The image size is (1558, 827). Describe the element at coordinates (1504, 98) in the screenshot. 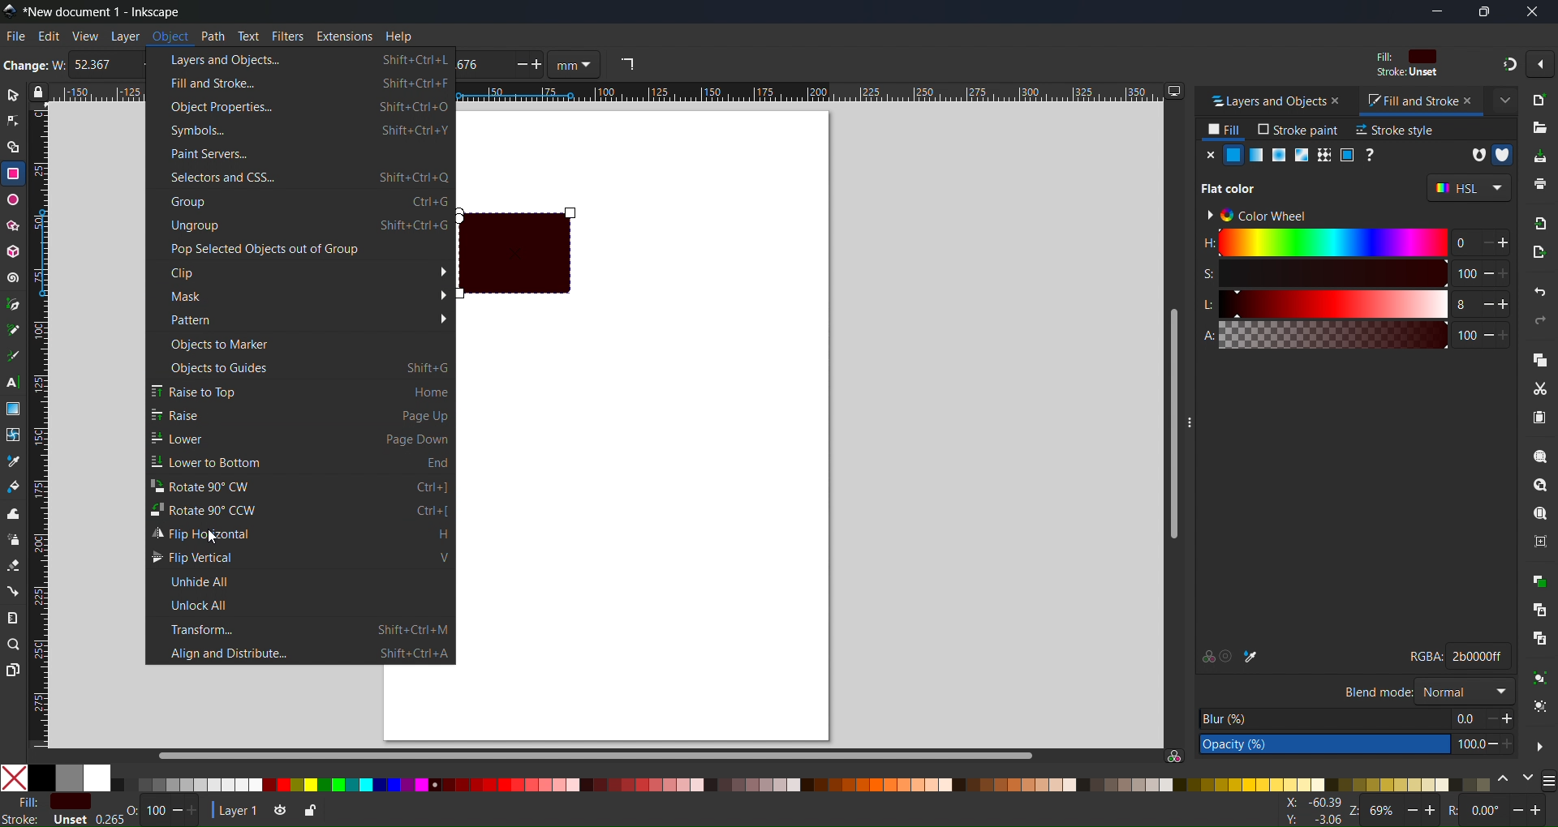

I see `Close current tab` at that location.